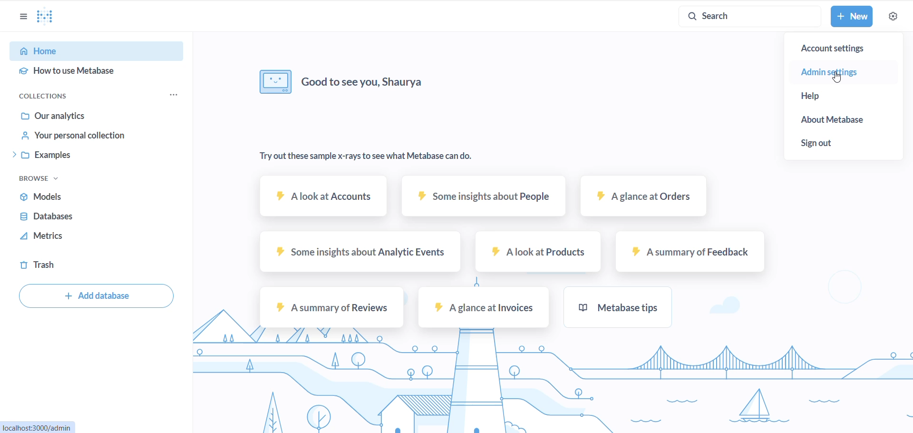 Image resolution: width=913 pixels, height=433 pixels. I want to click on TRASH, so click(39, 266).